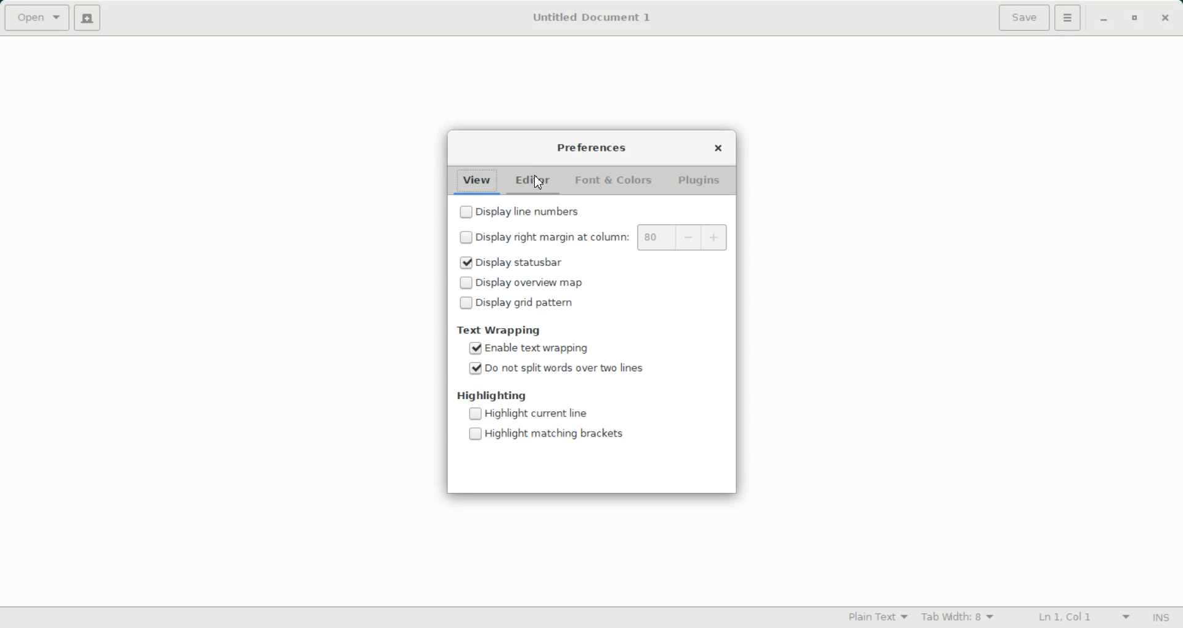 Image resolution: width=1183 pixels, height=628 pixels. I want to click on (un)check Enable Display statusbar, so click(591, 263).